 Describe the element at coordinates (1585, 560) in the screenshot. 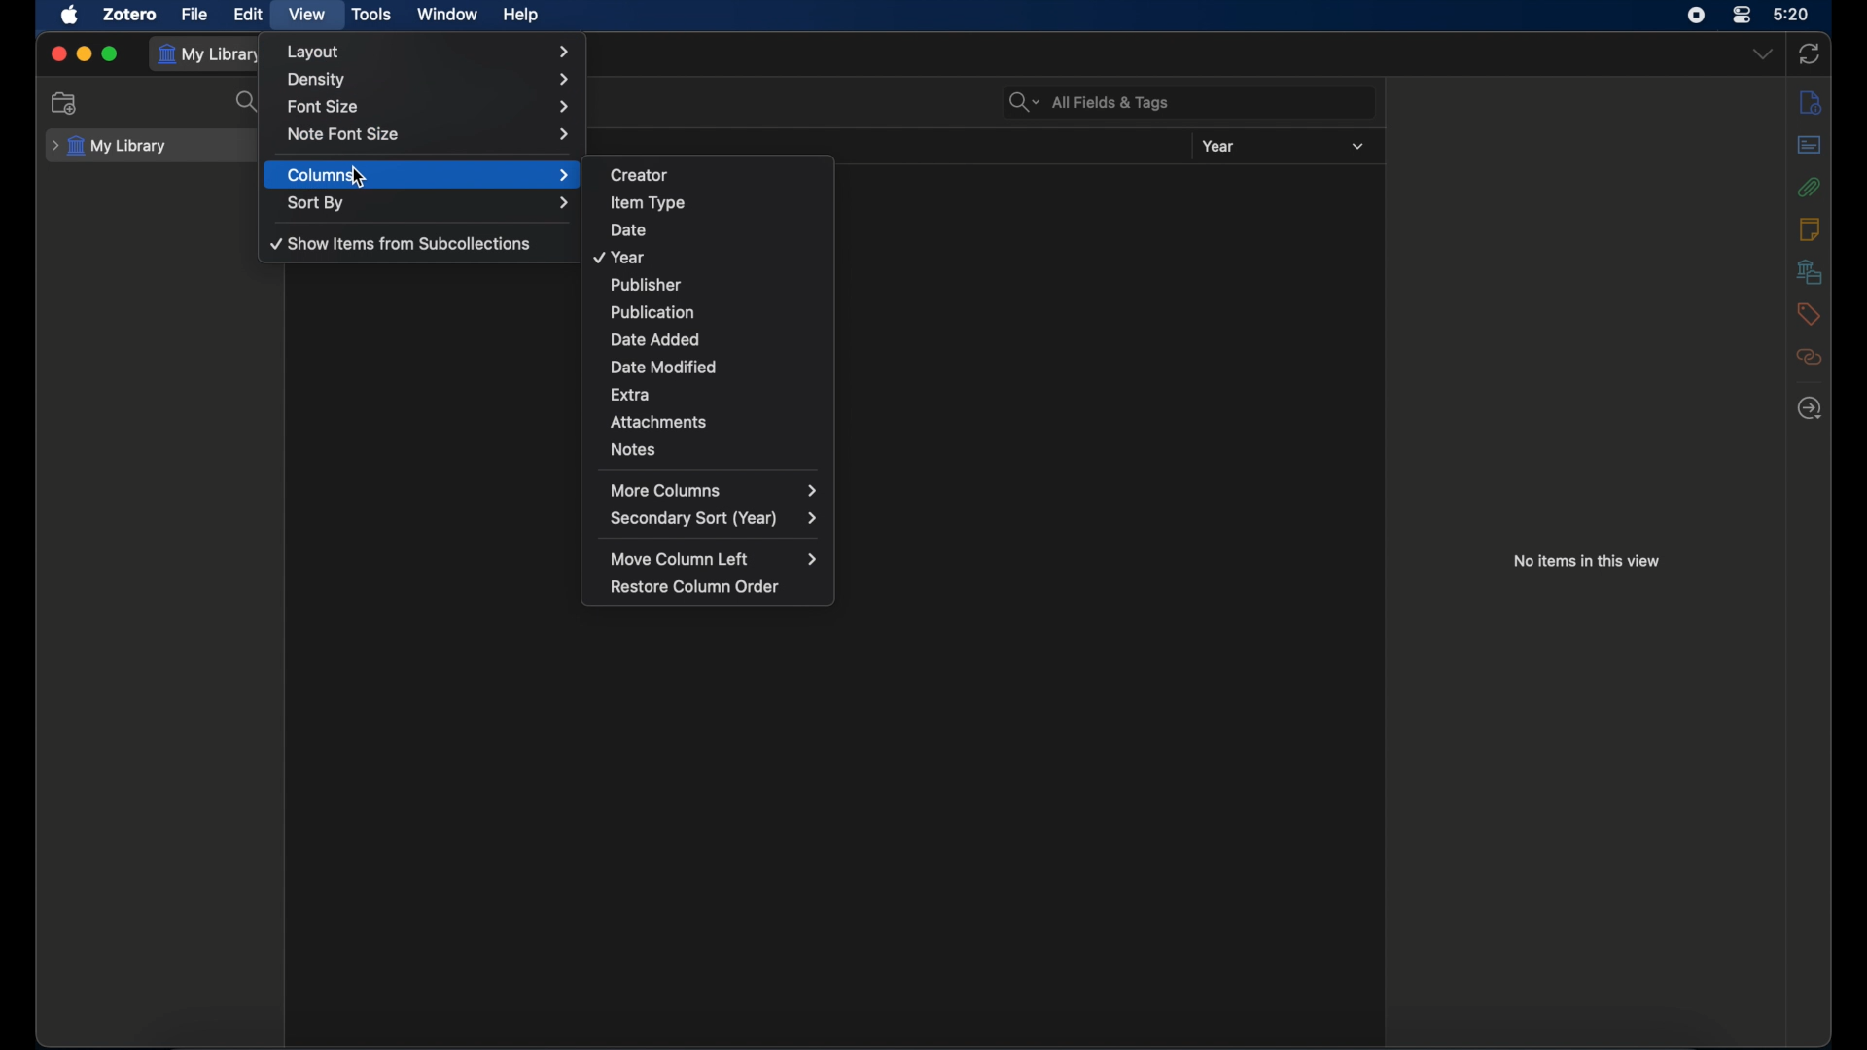

I see `no items in this view` at that location.